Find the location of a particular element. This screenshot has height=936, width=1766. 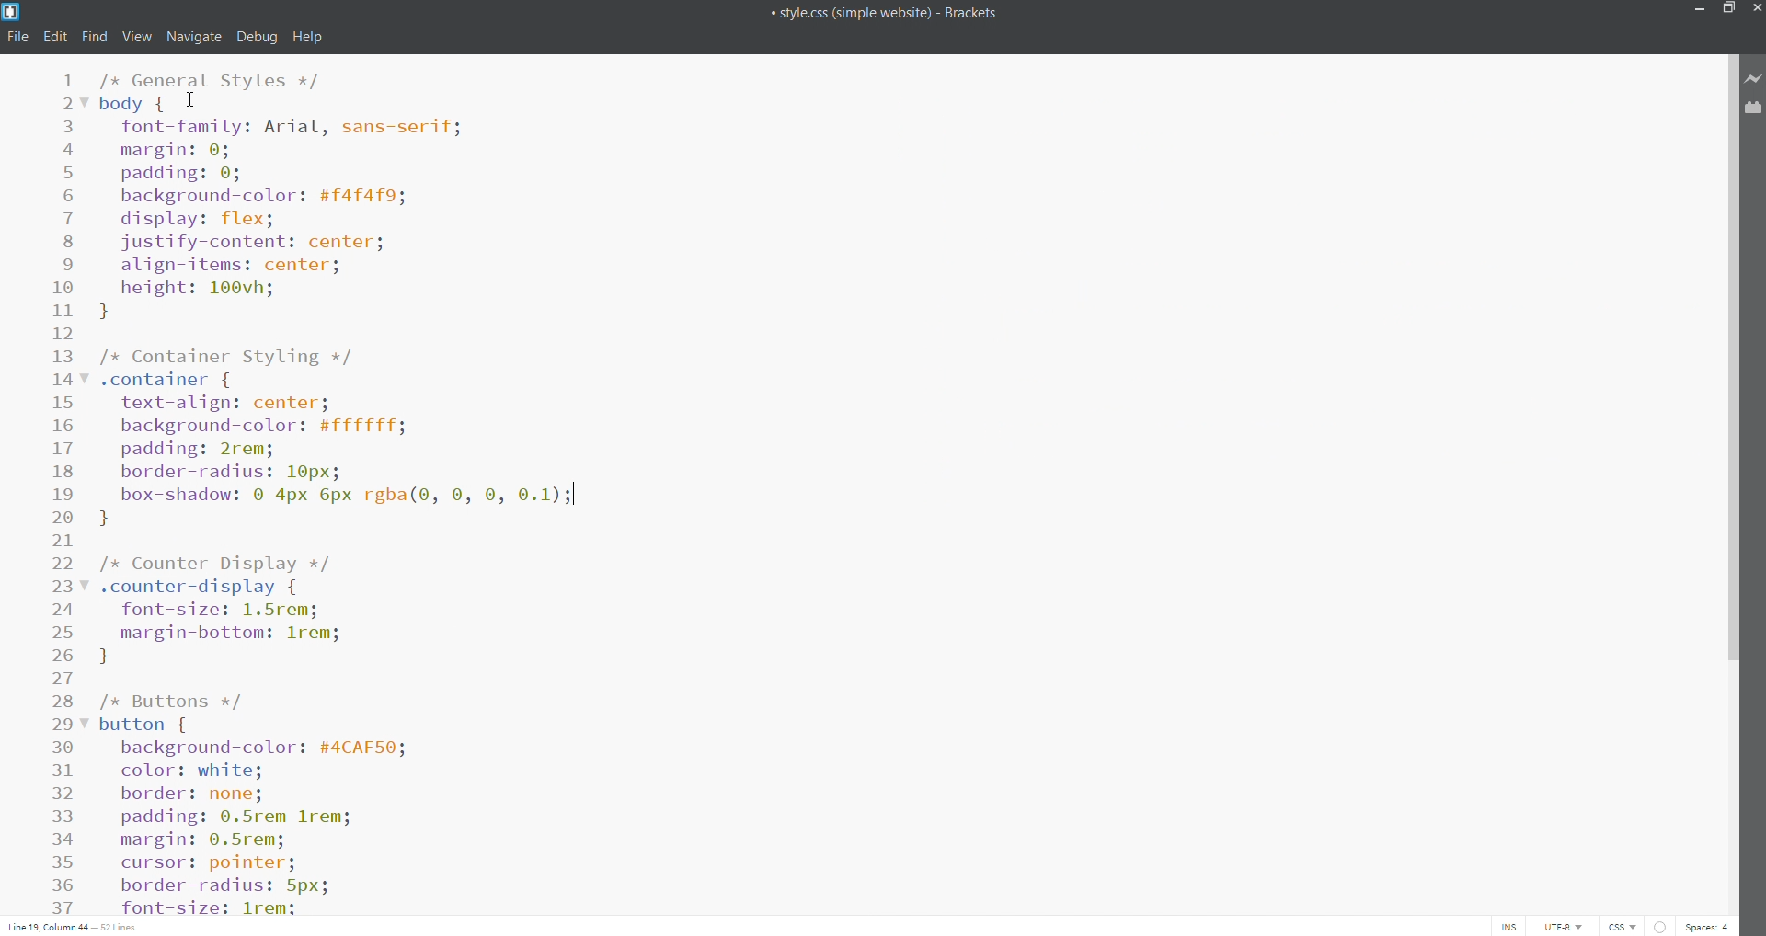

error is located at coordinates (1658, 925).